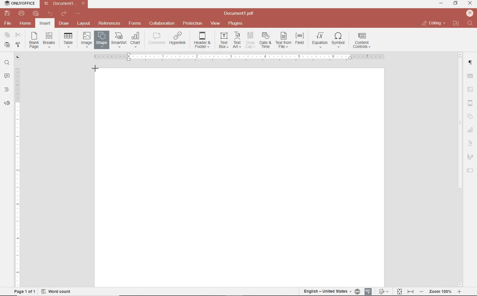 This screenshot has height=296, width=477. I want to click on track change, so click(383, 292).